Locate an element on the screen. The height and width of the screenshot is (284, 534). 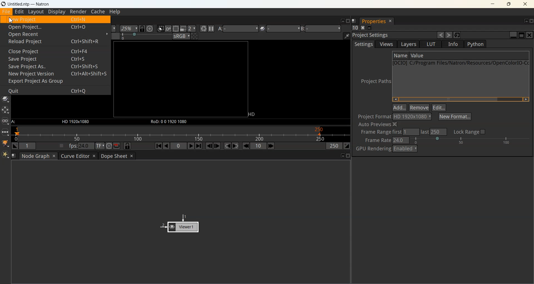
Play forward is located at coordinates (191, 146).